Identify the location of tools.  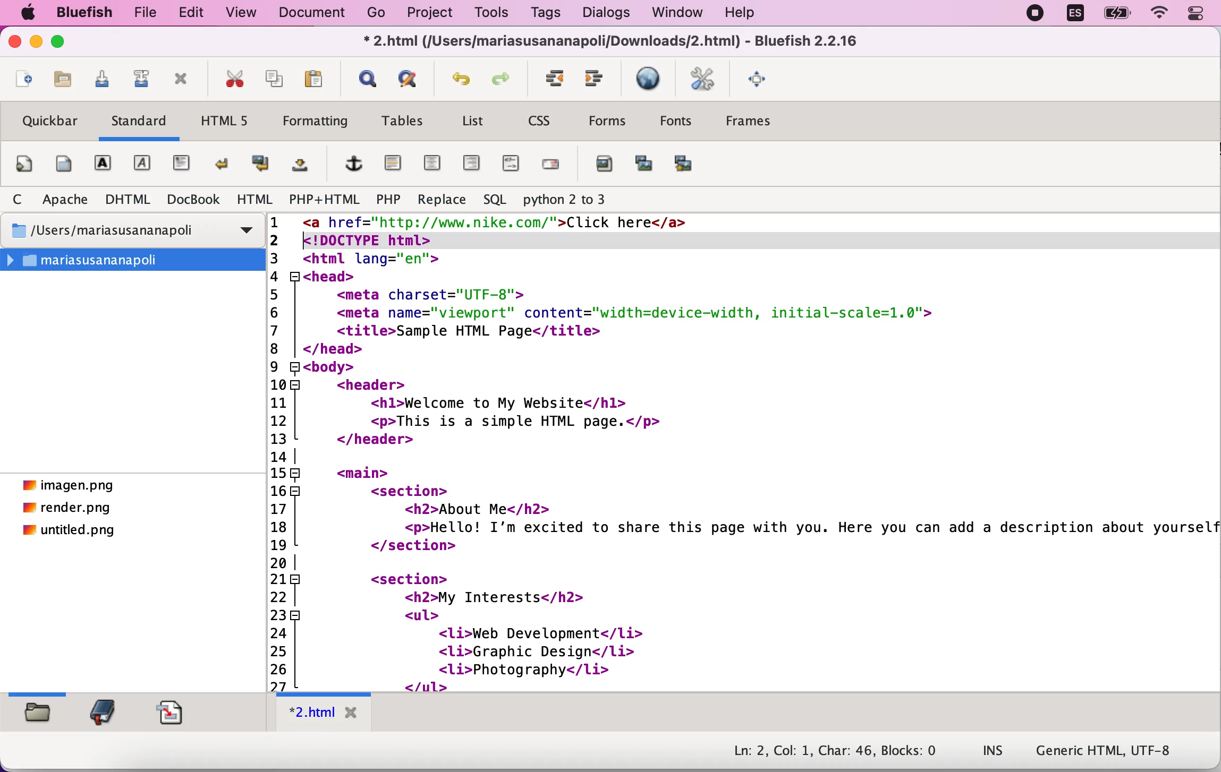
(495, 11).